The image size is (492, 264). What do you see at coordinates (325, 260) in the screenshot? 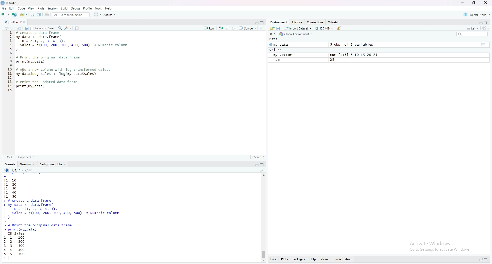
I see `viewer` at bounding box center [325, 260].